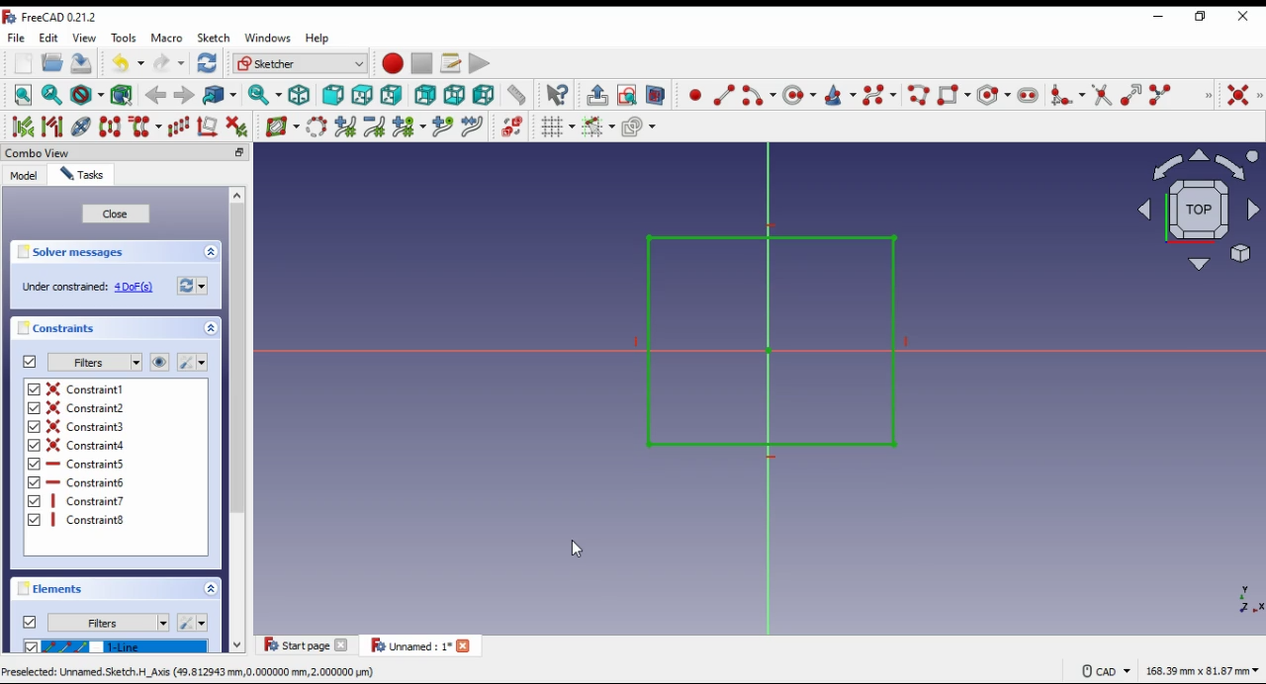 The height and width of the screenshot is (684, 1266). What do you see at coordinates (108, 623) in the screenshot?
I see `filters` at bounding box center [108, 623].